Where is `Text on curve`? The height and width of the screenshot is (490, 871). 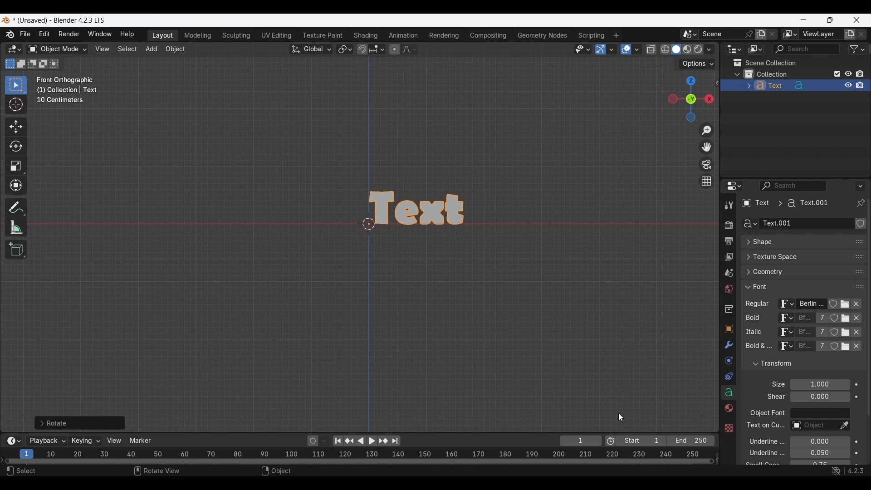 Text on curve is located at coordinates (813, 426).